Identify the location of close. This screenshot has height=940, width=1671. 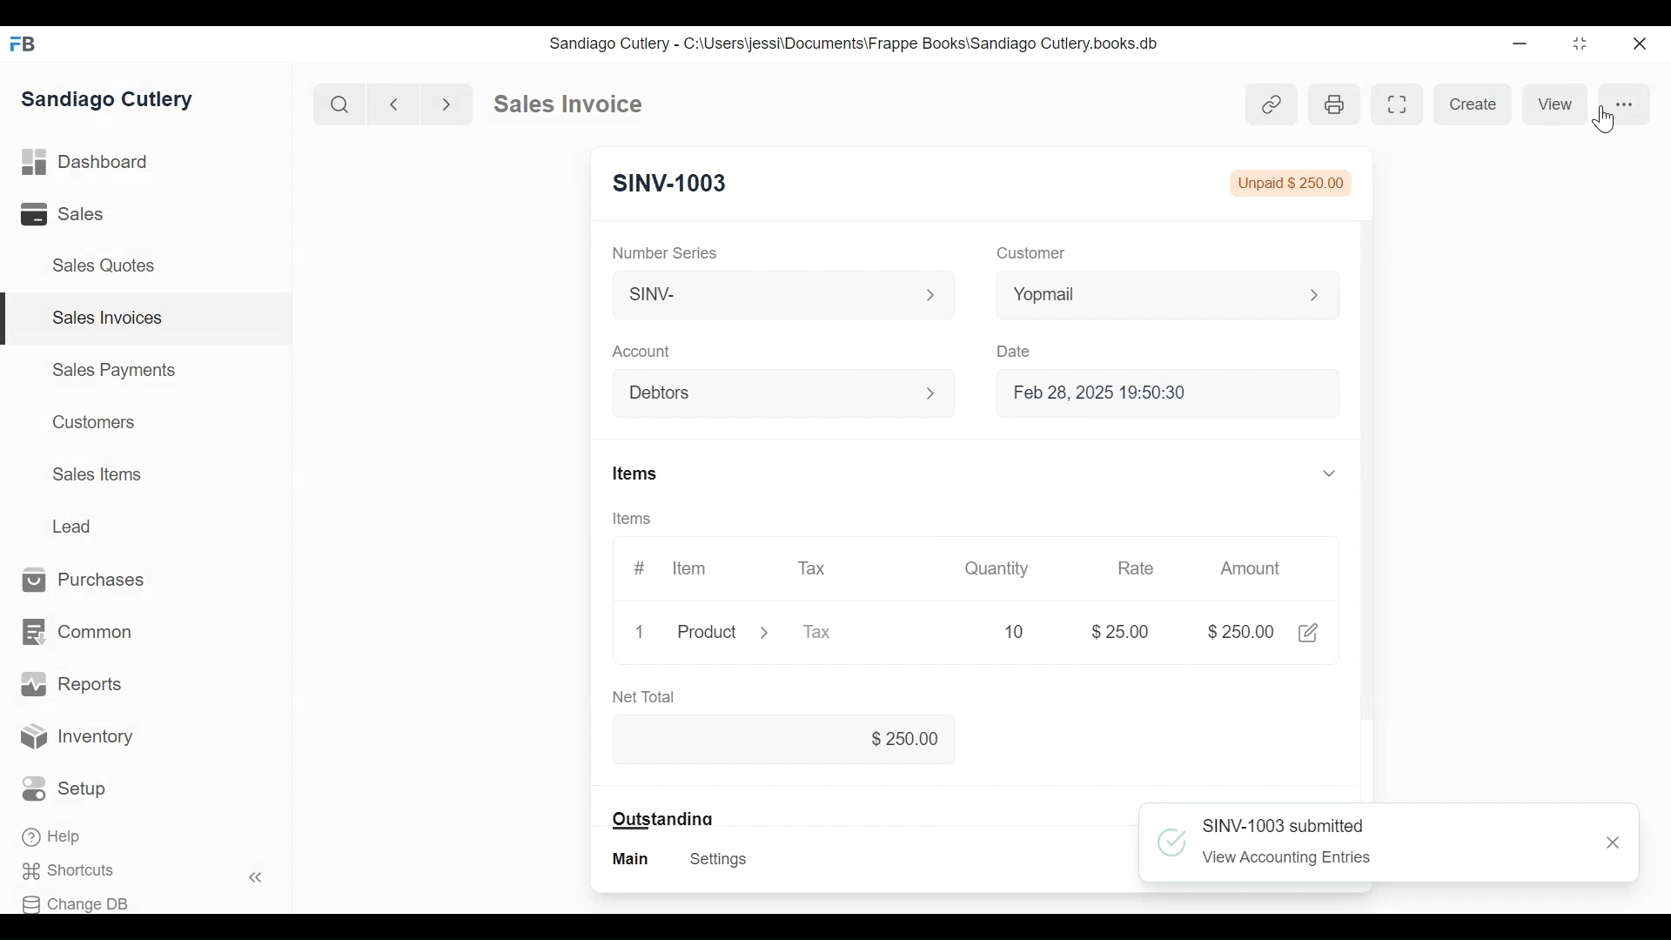
(1641, 44).